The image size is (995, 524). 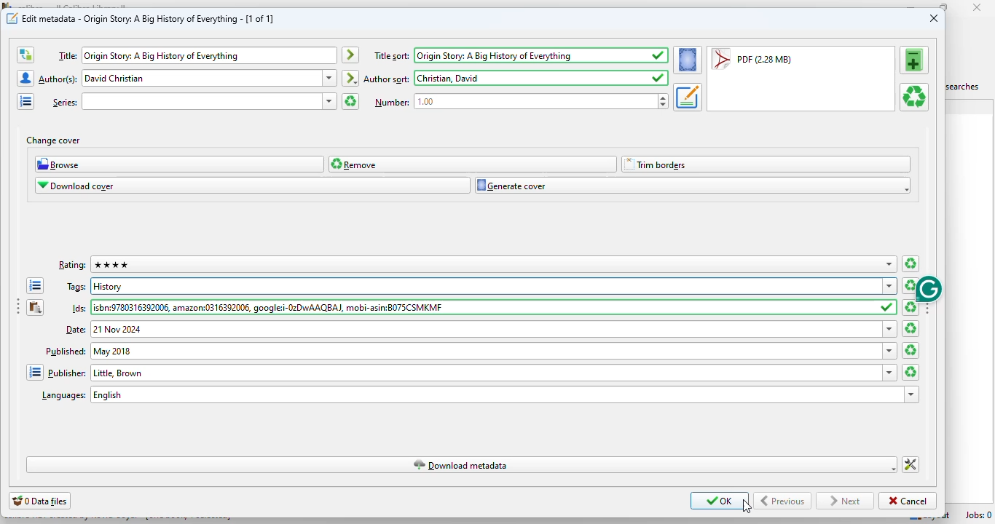 What do you see at coordinates (25, 78) in the screenshot?
I see `open the manage authors editor` at bounding box center [25, 78].